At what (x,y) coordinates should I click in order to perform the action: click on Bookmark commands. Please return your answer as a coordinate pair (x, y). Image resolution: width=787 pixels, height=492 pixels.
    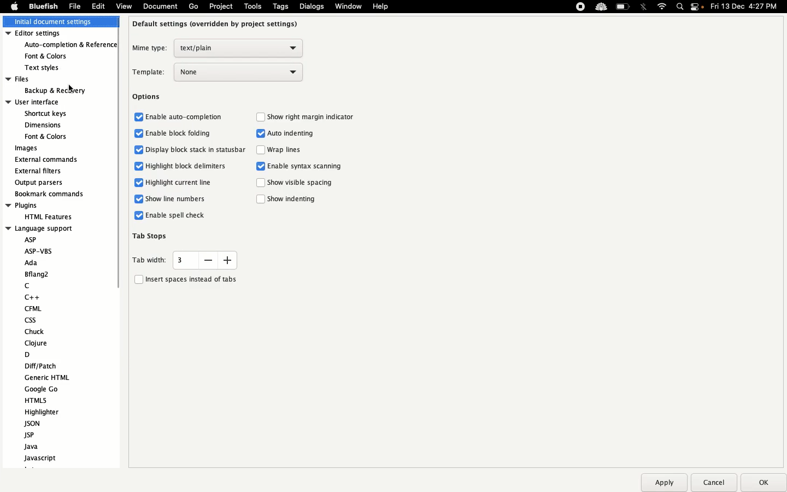
    Looking at the image, I should click on (59, 195).